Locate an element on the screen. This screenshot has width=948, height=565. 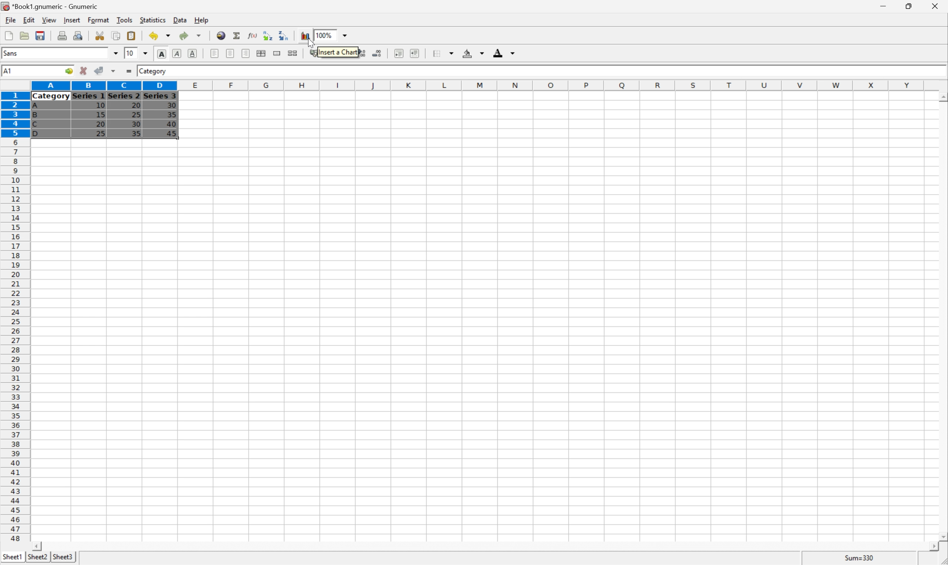
Drop Down is located at coordinates (115, 53).